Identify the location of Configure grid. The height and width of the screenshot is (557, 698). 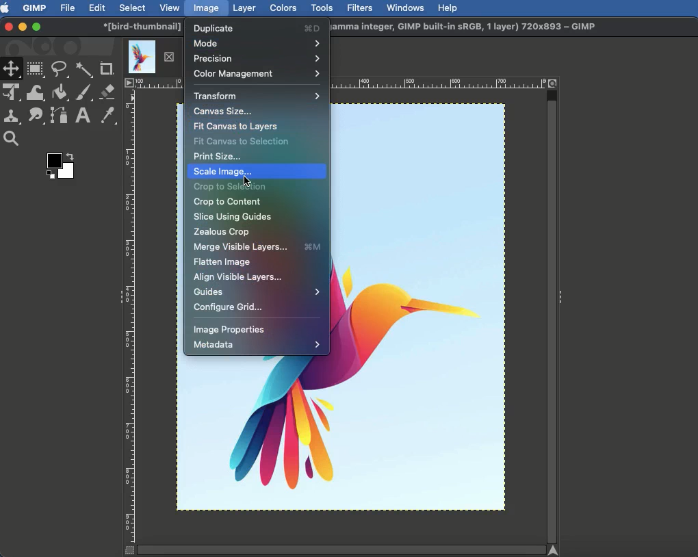
(230, 309).